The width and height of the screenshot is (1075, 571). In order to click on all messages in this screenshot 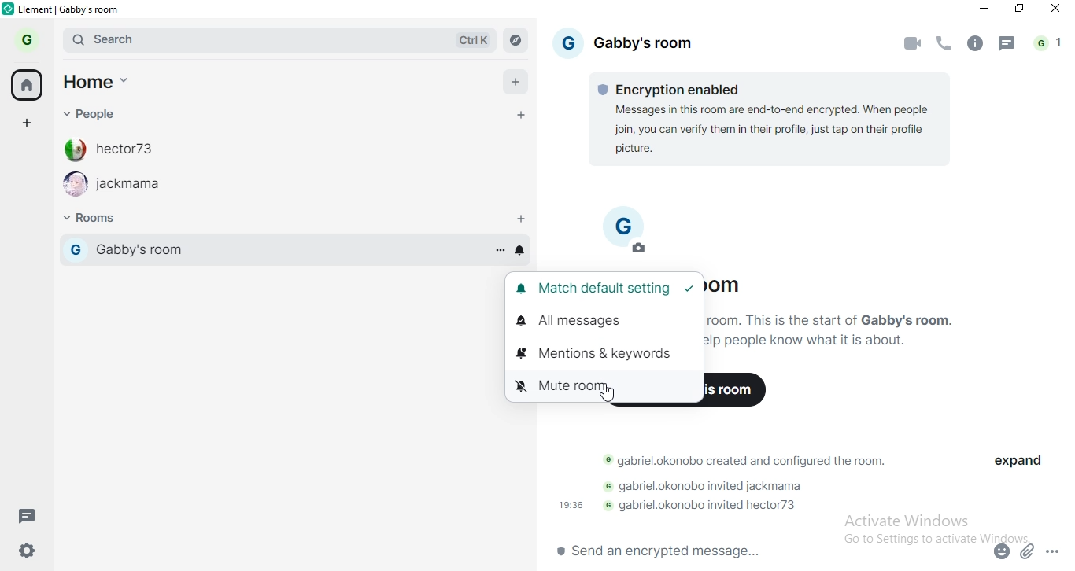, I will do `click(603, 326)`.